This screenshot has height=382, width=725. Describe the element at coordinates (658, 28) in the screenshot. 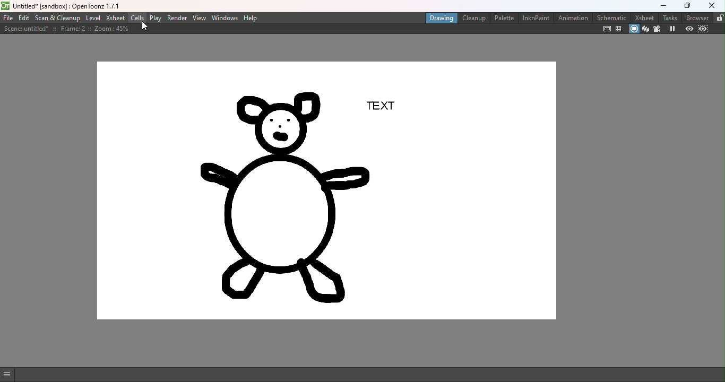

I see `Camera view` at that location.